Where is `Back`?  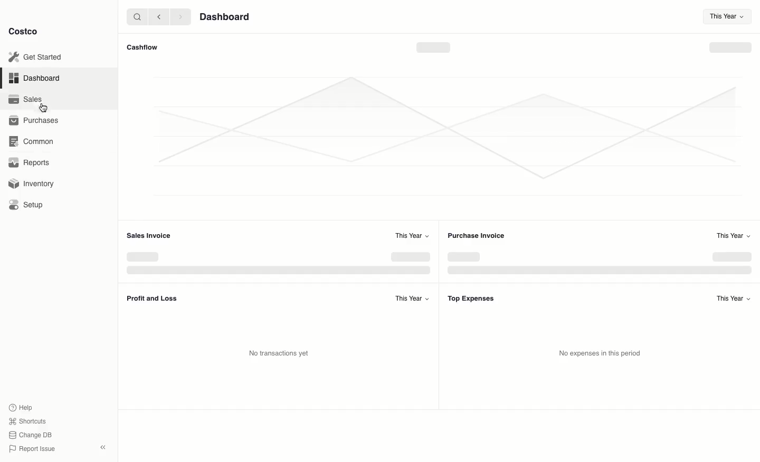 Back is located at coordinates (158, 17).